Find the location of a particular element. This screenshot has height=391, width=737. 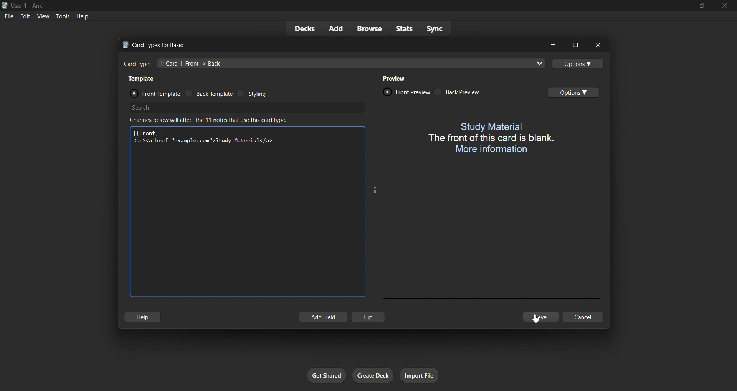

import file is located at coordinates (422, 376).